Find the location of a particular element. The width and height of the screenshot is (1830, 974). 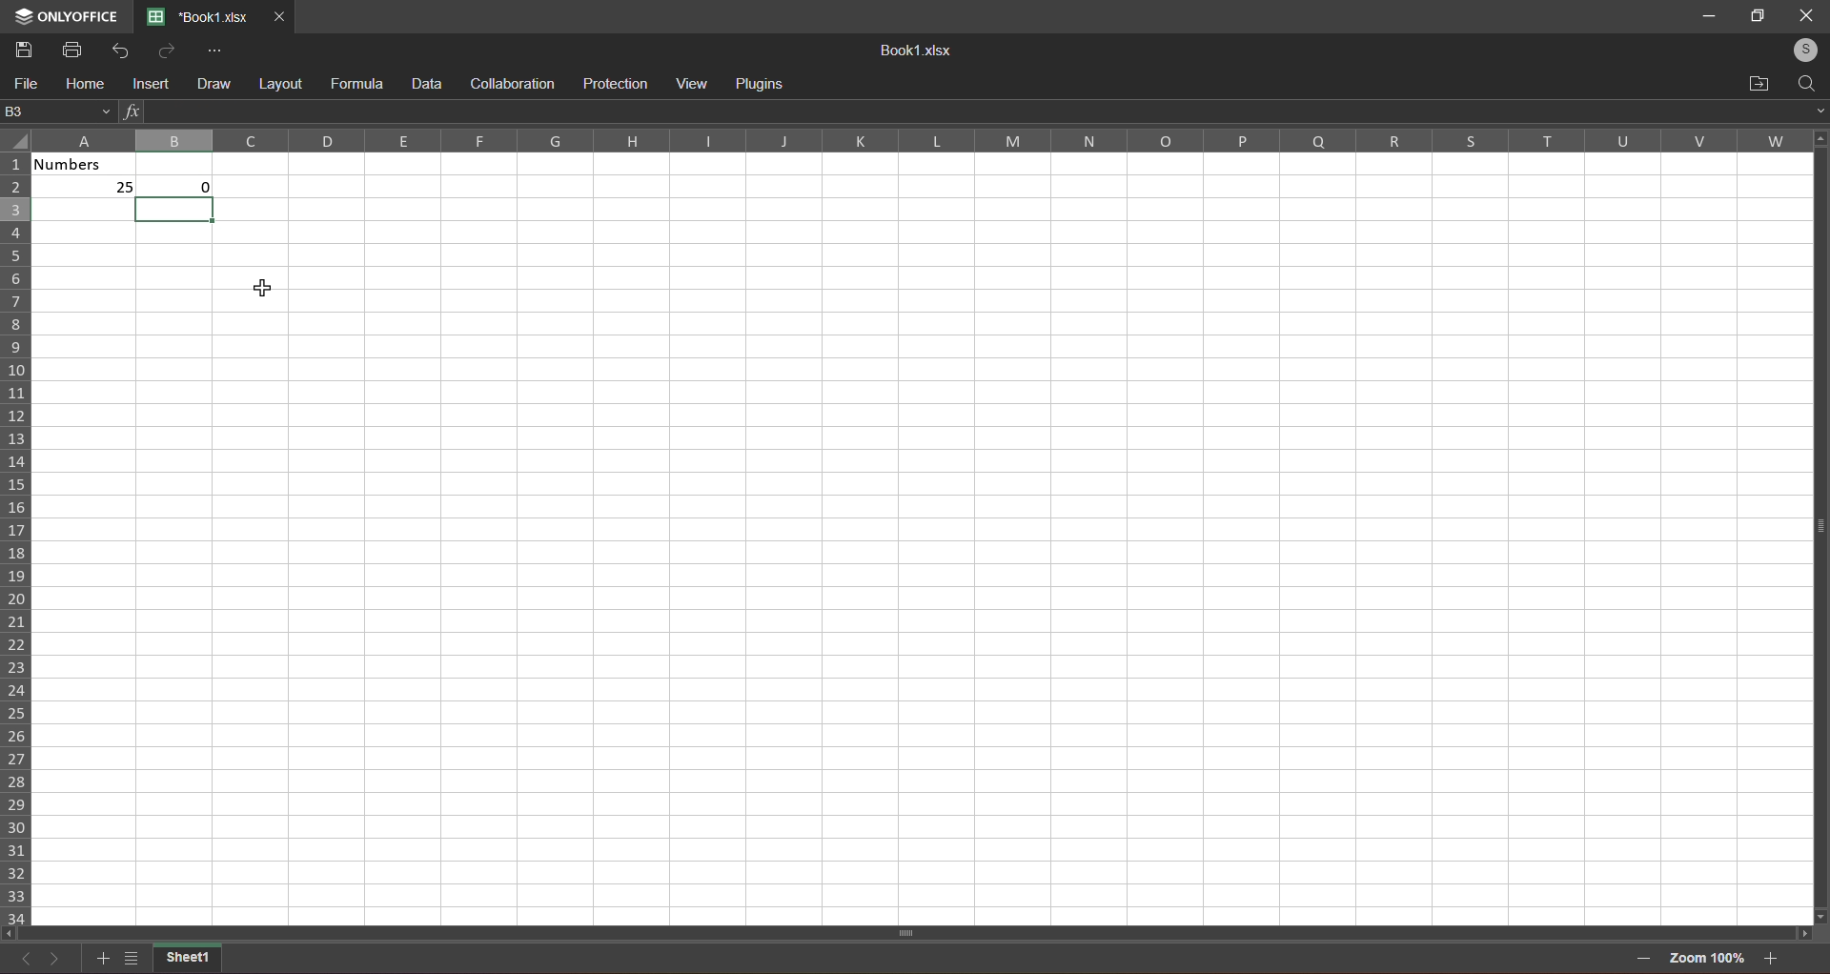

functions is located at coordinates (131, 110).